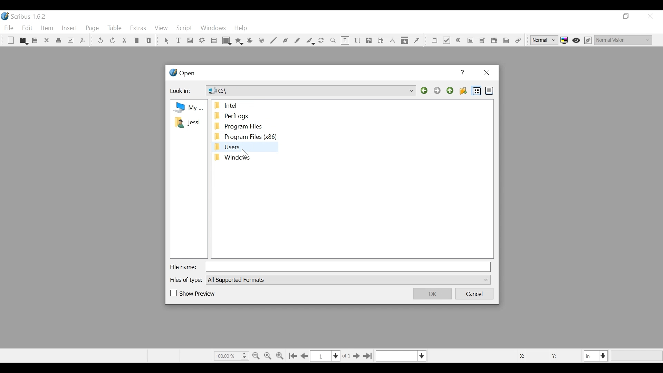  Describe the element at coordinates (494, 40) in the screenshot. I see `Pdf List Box` at that location.